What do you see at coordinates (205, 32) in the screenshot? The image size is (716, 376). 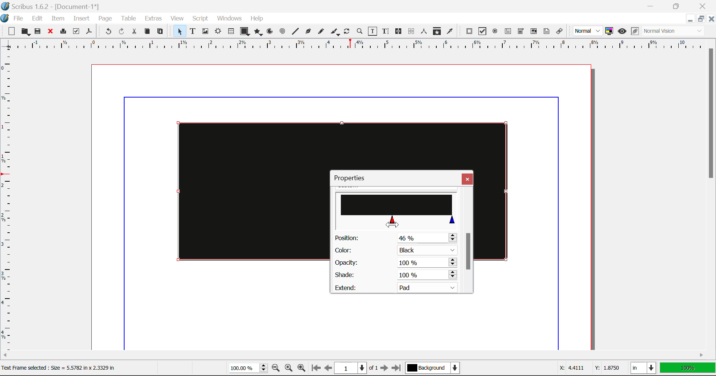 I see `Image Frame` at bounding box center [205, 32].